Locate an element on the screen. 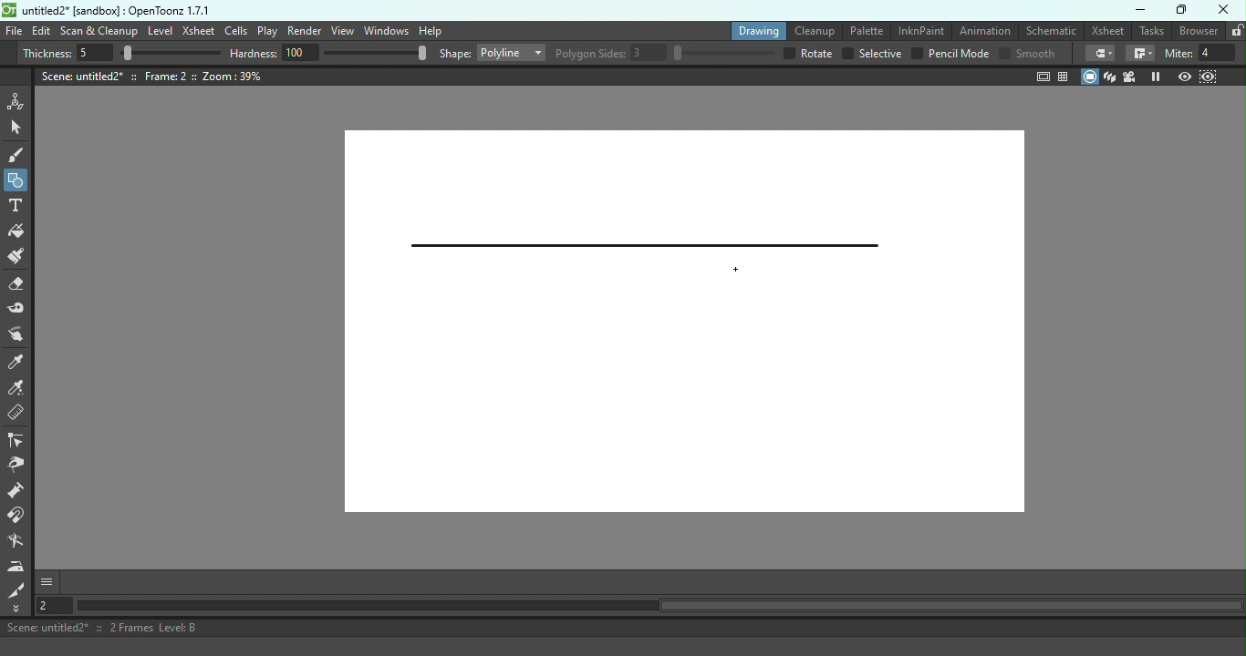 The image size is (1246, 656). Hardness is located at coordinates (329, 54).